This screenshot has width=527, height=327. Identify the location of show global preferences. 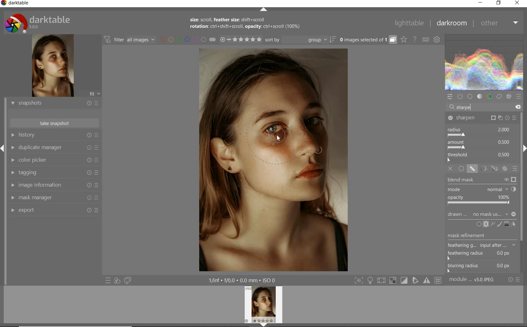
(437, 40).